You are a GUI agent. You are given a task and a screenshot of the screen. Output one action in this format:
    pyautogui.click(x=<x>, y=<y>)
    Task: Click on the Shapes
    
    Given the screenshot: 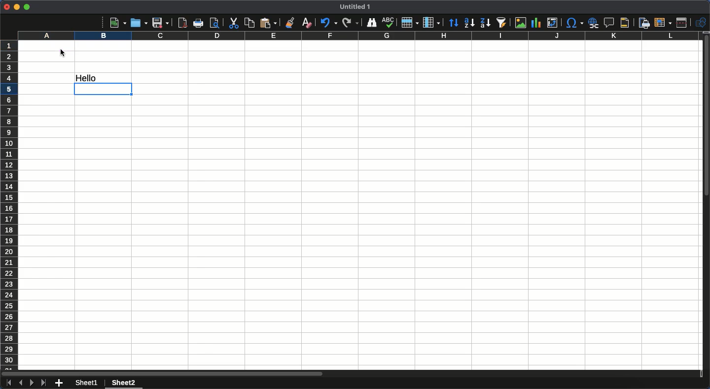 What is the action you would take?
    pyautogui.click(x=702, y=23)
    